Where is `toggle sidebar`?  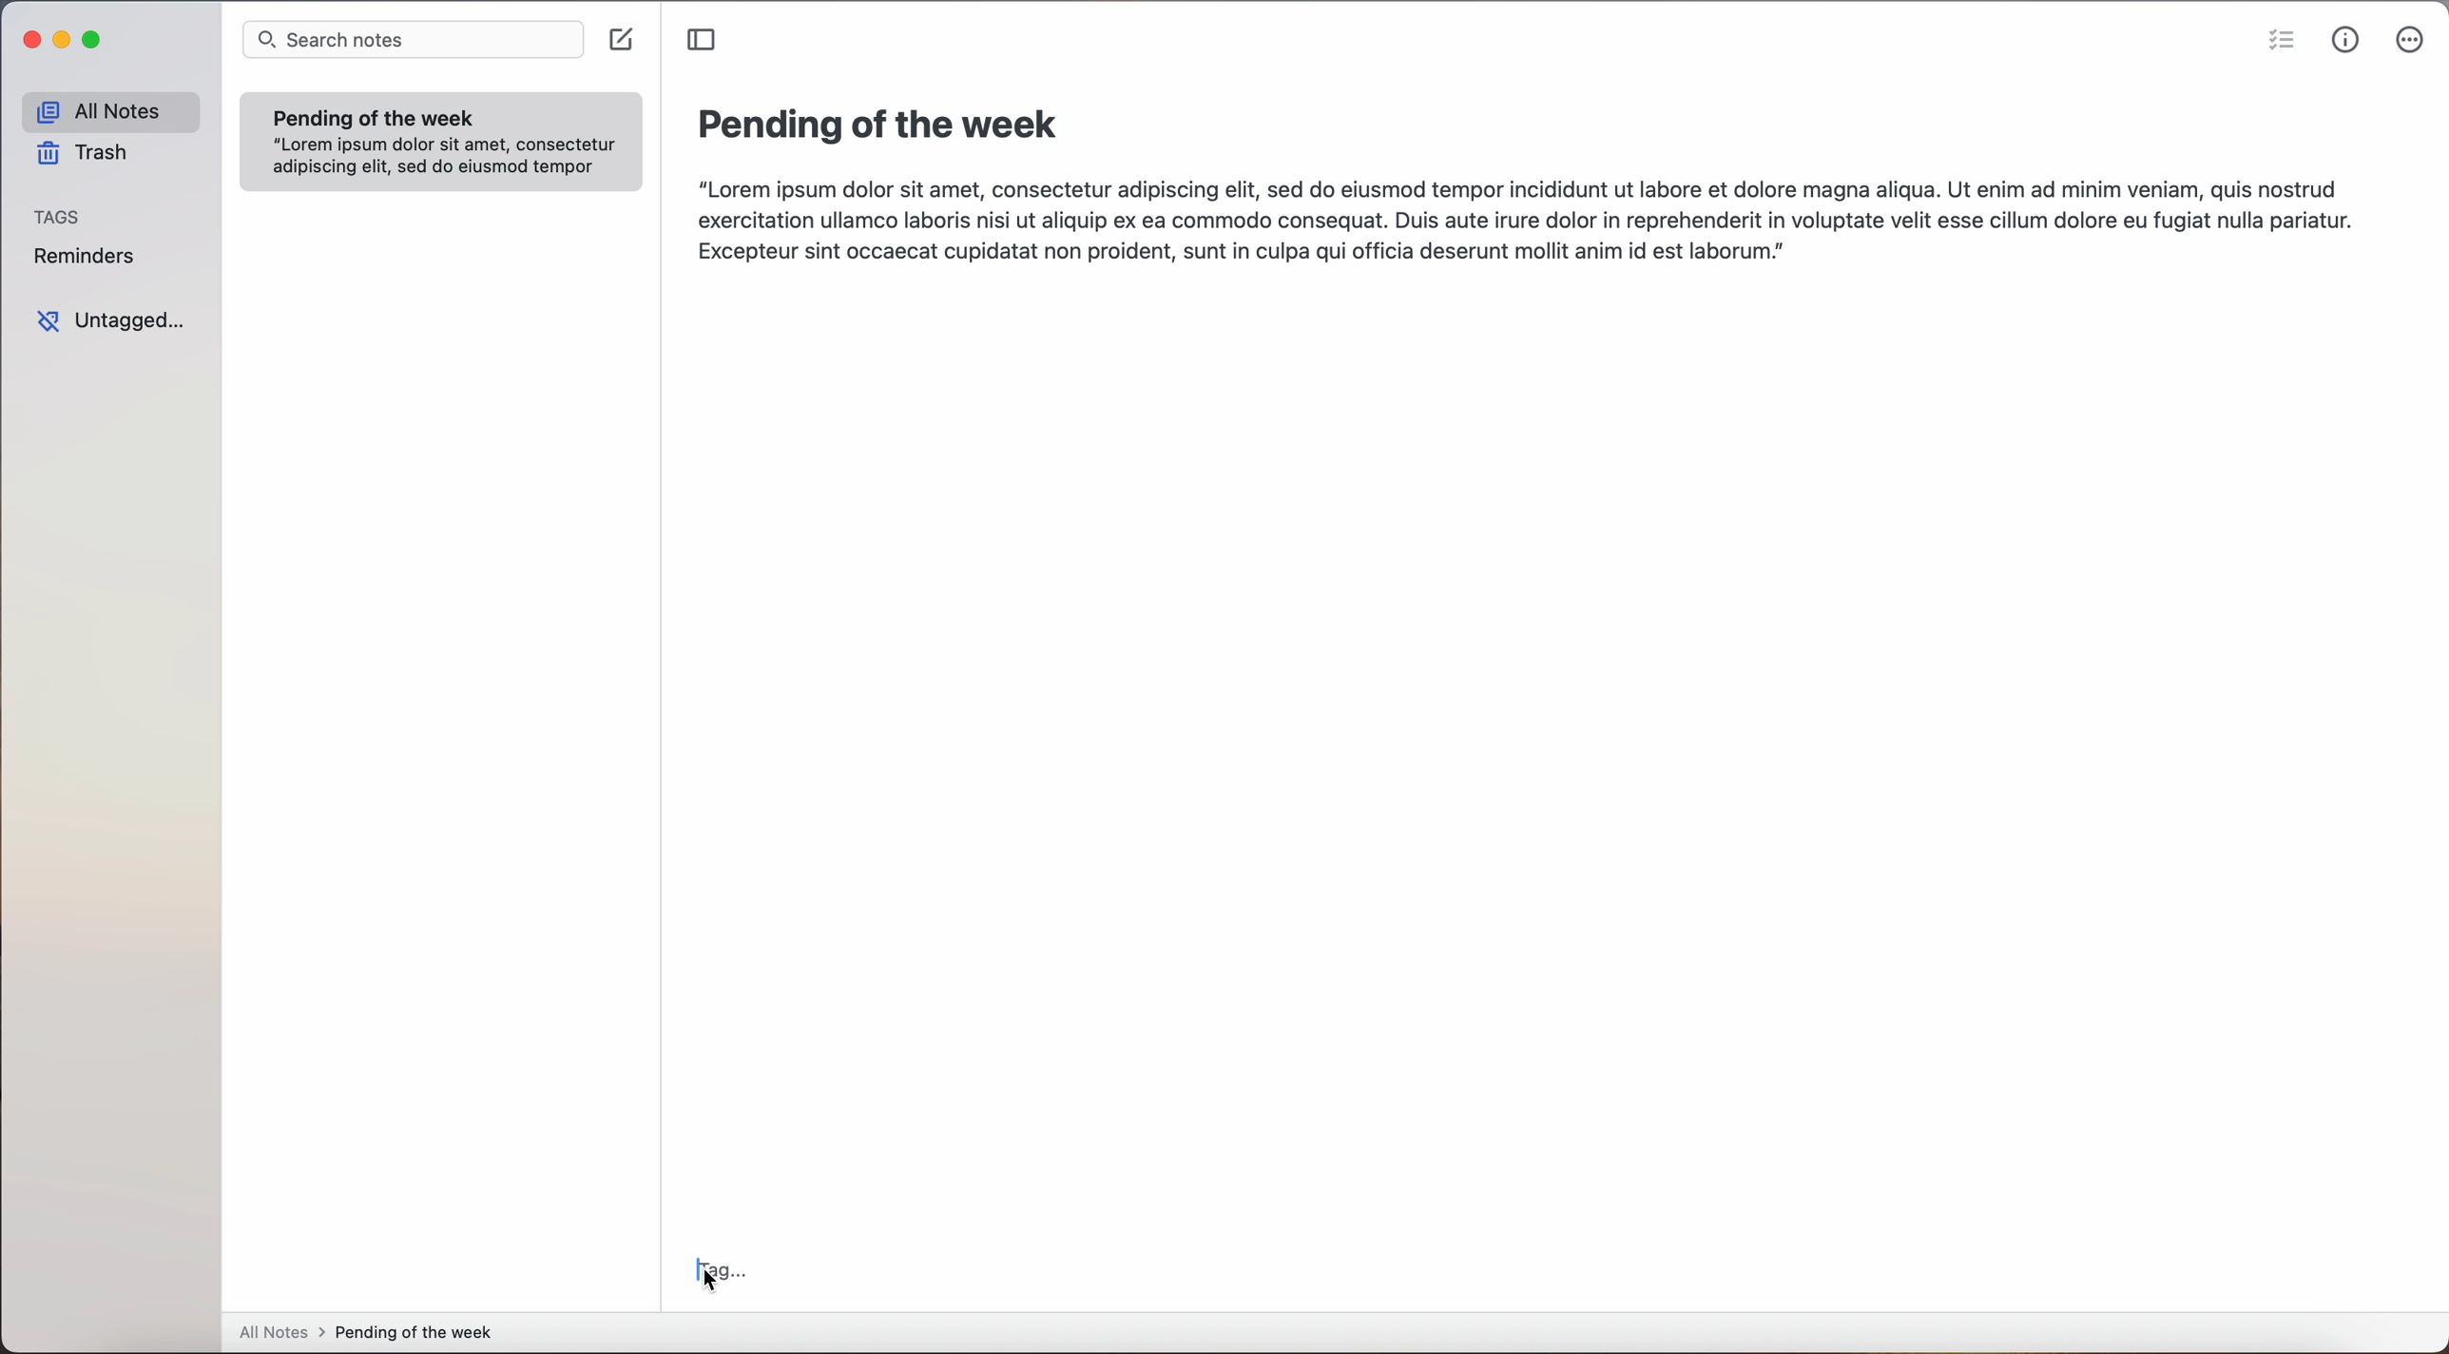
toggle sidebar is located at coordinates (703, 41).